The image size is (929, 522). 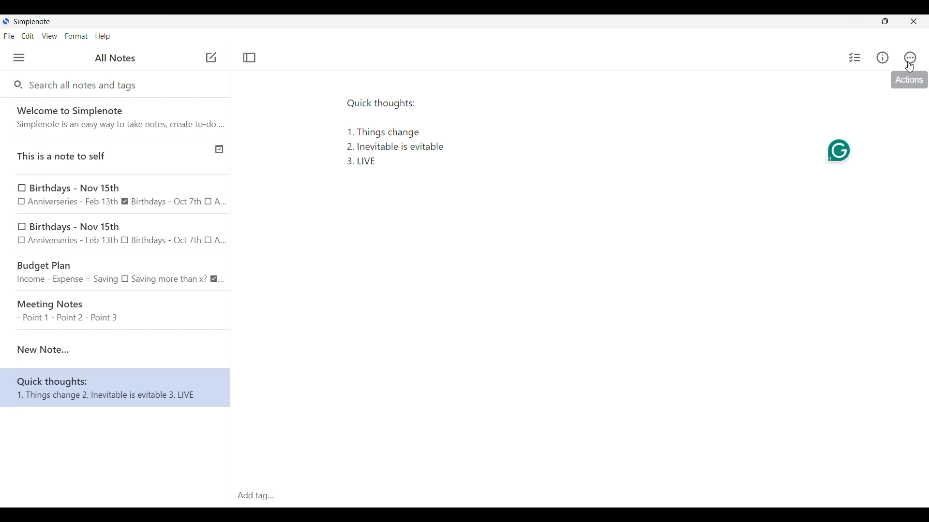 What do you see at coordinates (115, 346) in the screenshot?
I see `Current note highlighted` at bounding box center [115, 346].